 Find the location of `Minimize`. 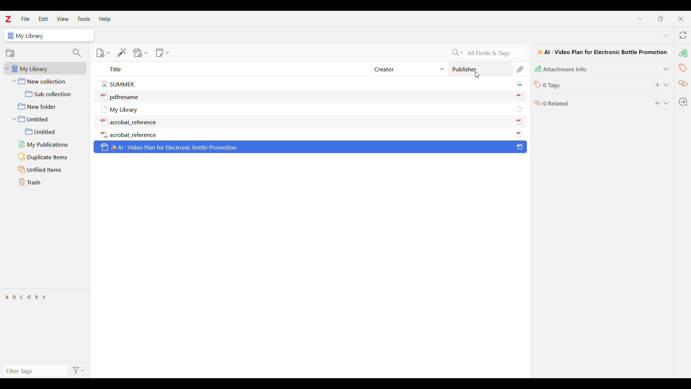

Minimize is located at coordinates (641, 19).